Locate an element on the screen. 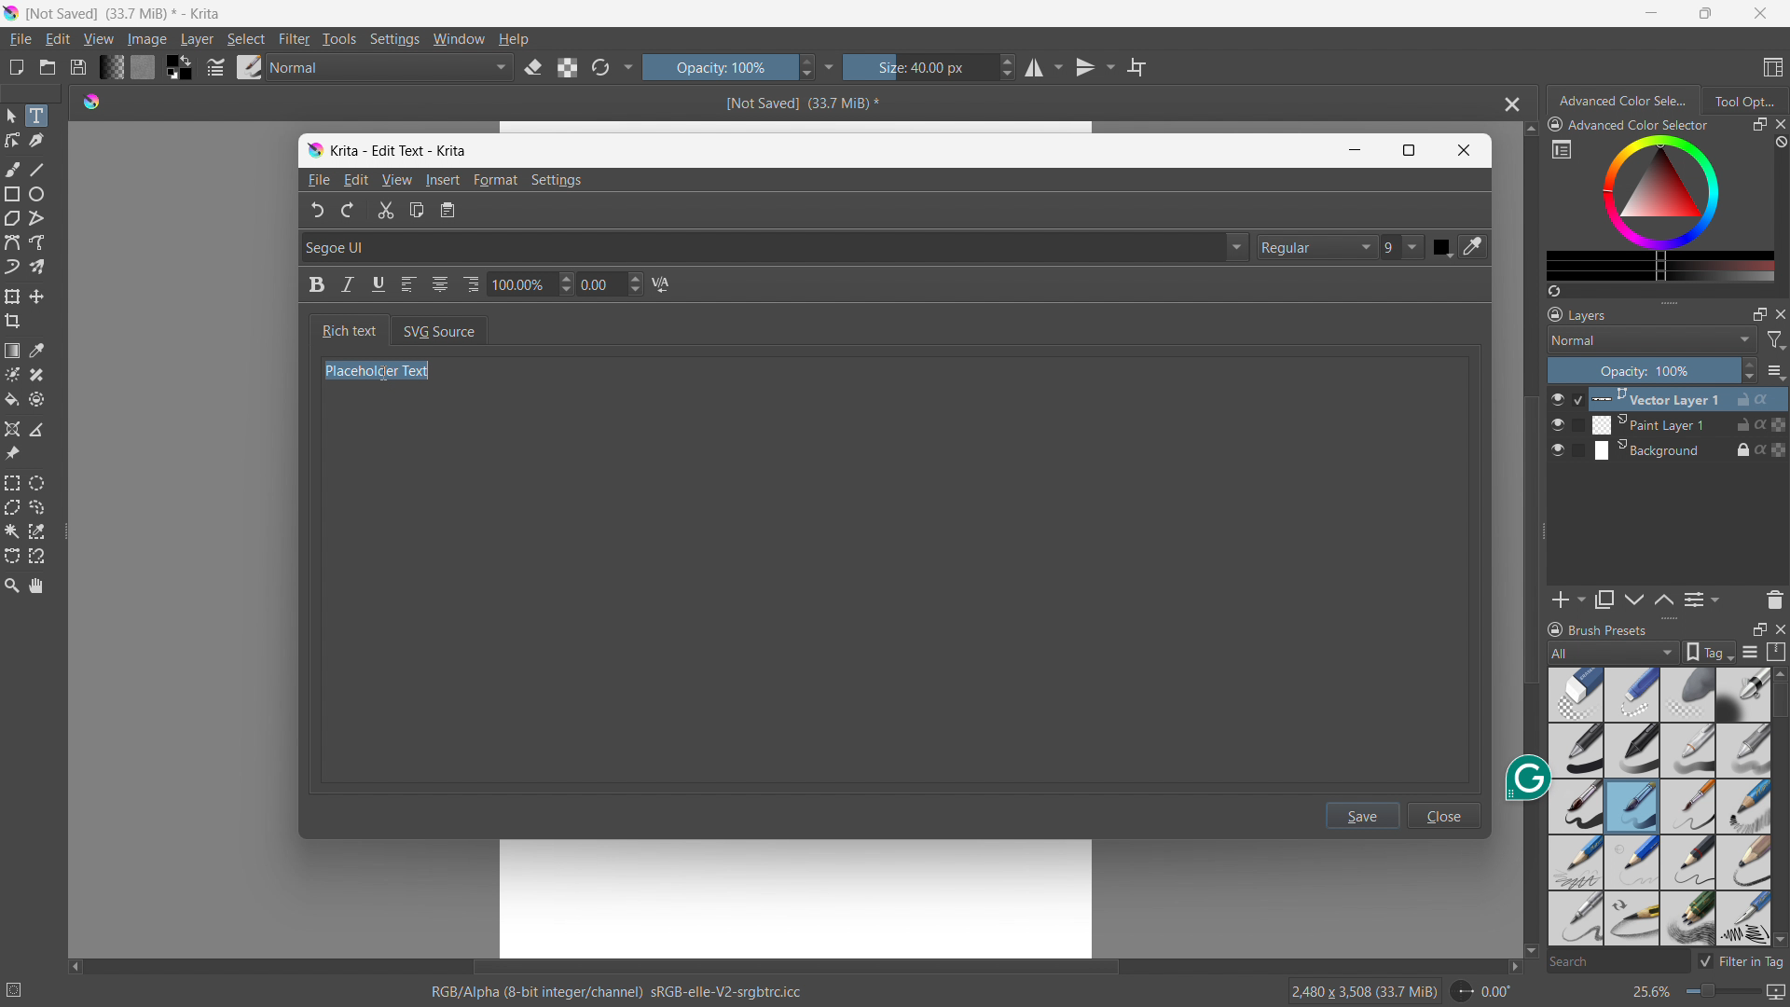  Copy is located at coordinates (419, 213).